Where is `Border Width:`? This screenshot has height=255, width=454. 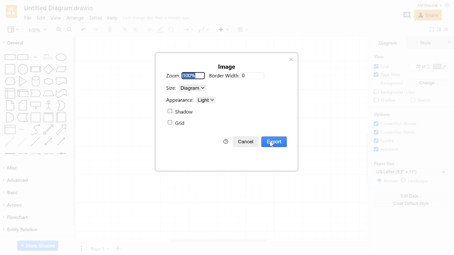
Border Width: is located at coordinates (224, 75).